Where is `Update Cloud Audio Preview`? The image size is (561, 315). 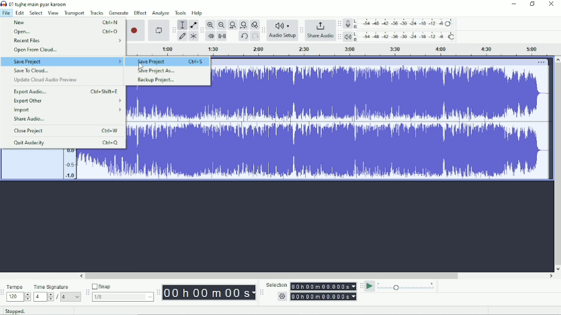
Update Cloud Audio Preview is located at coordinates (49, 81).